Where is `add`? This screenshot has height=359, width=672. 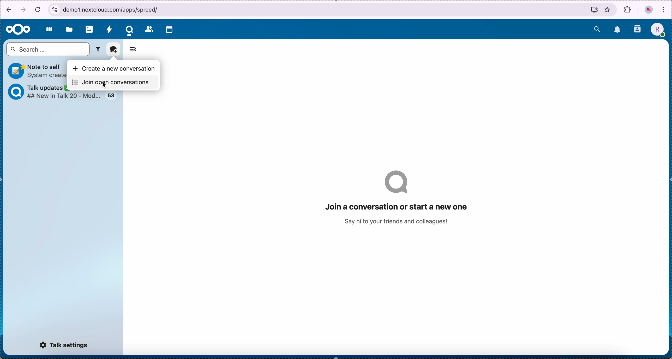 add is located at coordinates (113, 49).